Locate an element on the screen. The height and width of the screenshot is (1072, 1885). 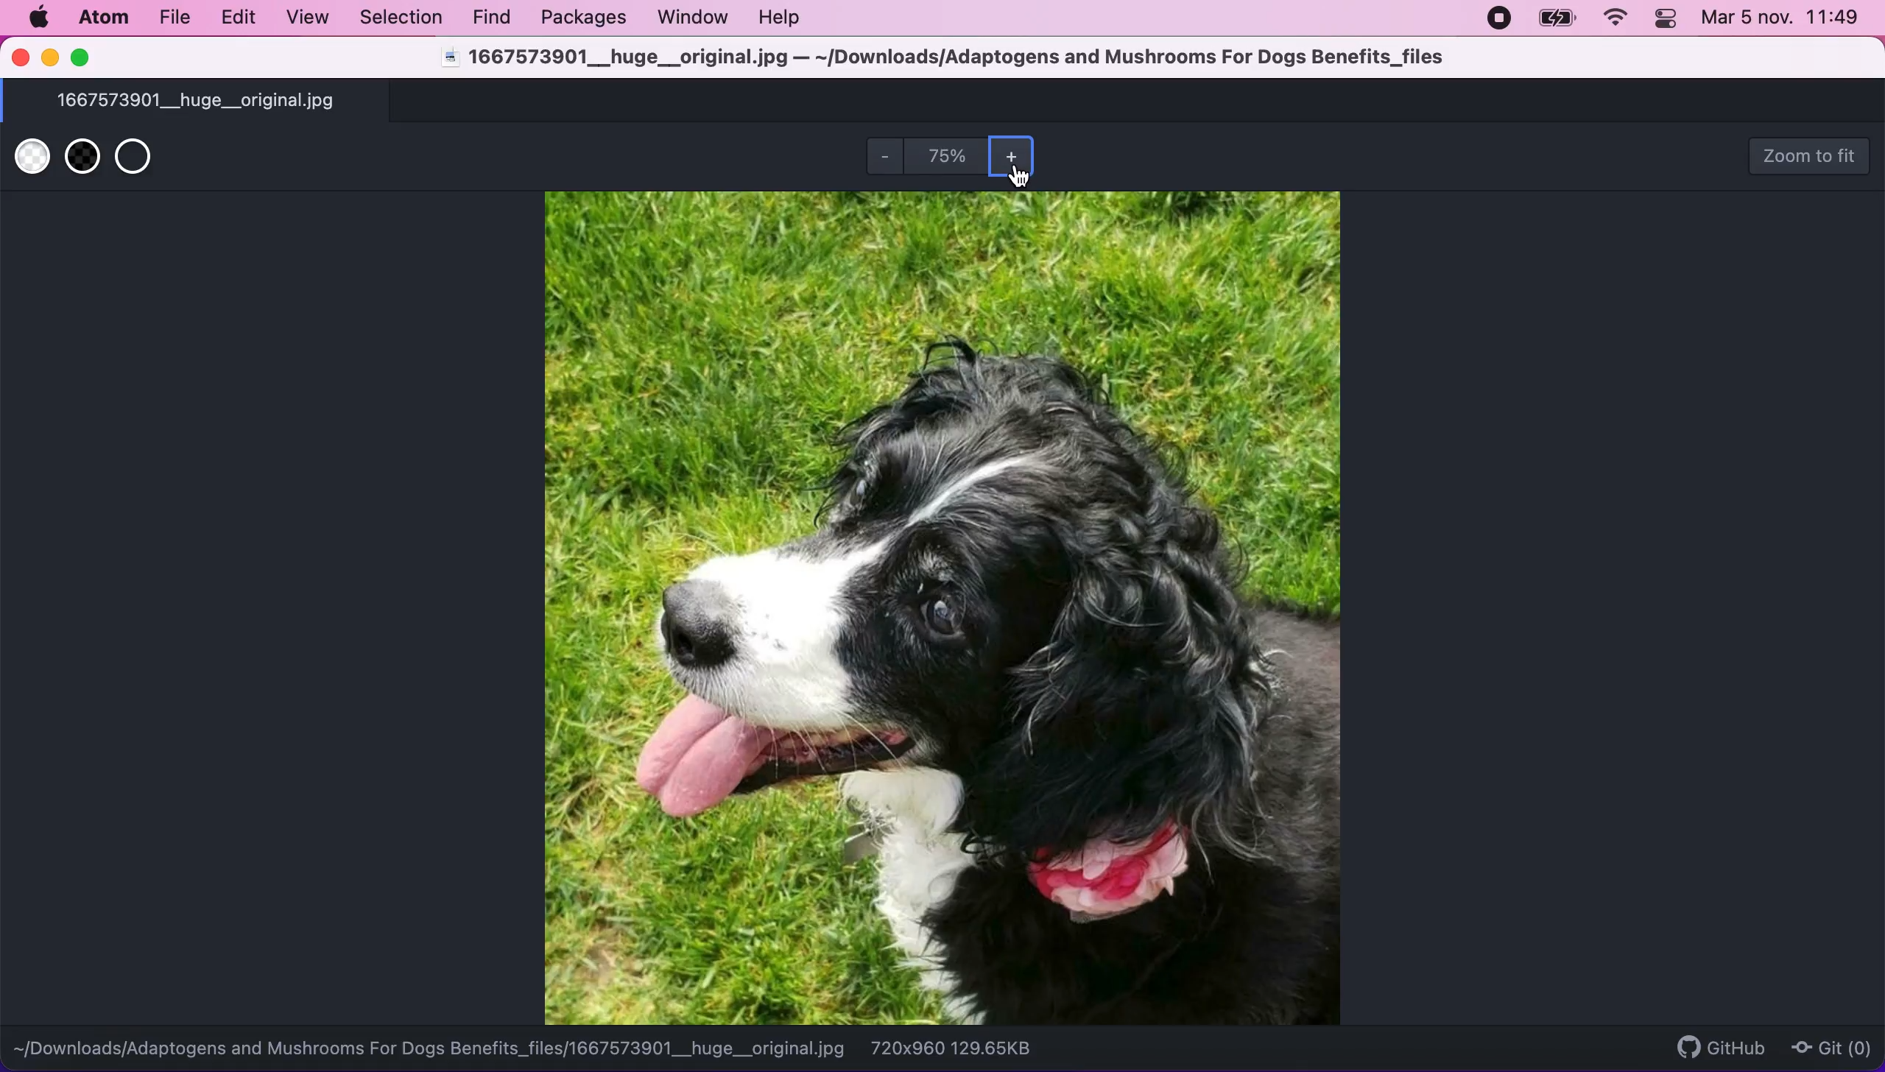
zoom to fit is located at coordinates (1814, 153).